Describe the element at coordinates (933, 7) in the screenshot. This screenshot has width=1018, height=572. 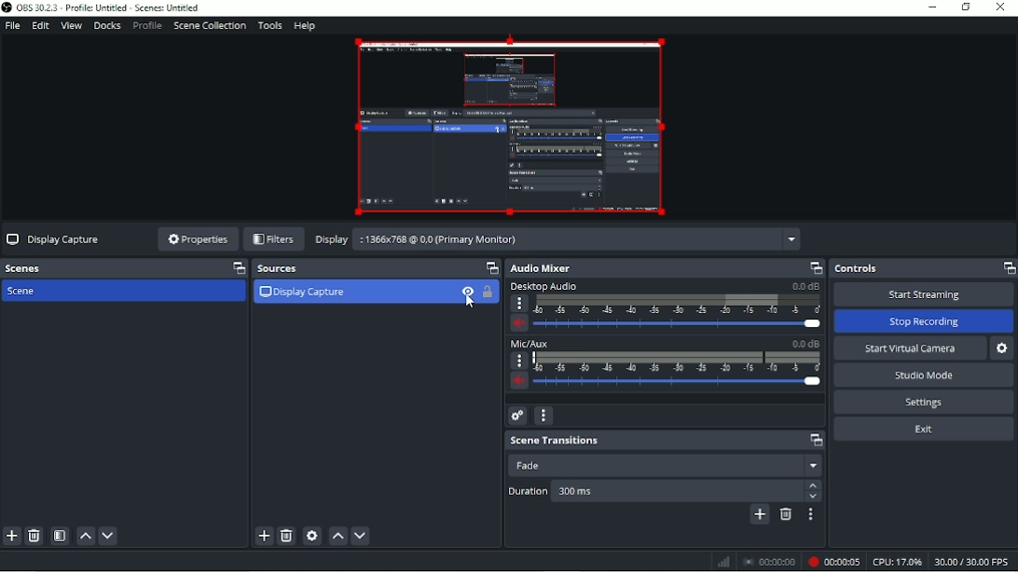
I see `Minimize` at that location.